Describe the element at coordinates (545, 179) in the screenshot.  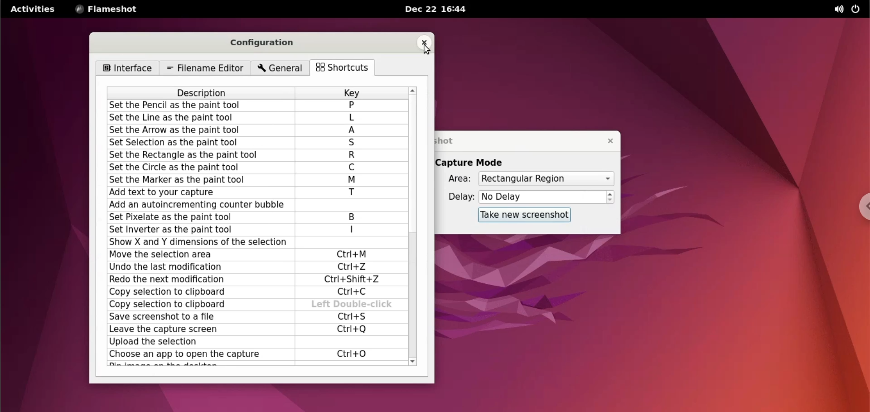
I see `capture area options` at that location.